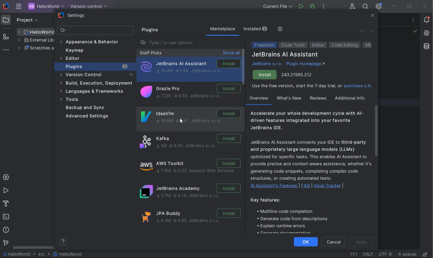 The height and width of the screenshot is (258, 433). What do you see at coordinates (324, 8) in the screenshot?
I see `MORE ACTIONS` at bounding box center [324, 8].